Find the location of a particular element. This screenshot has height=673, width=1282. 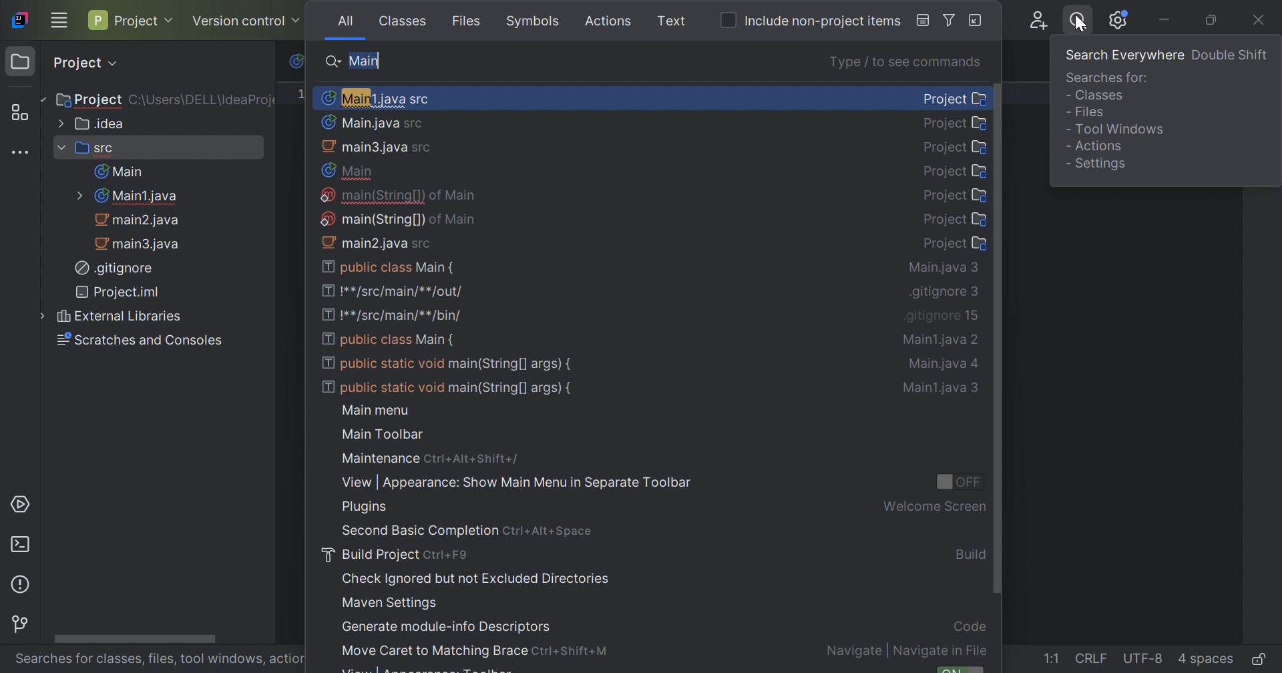

Project is located at coordinates (87, 100).